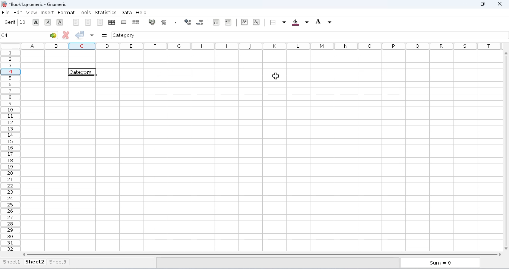  Describe the element at coordinates (35, 262) in the screenshot. I see `sheet2` at that location.